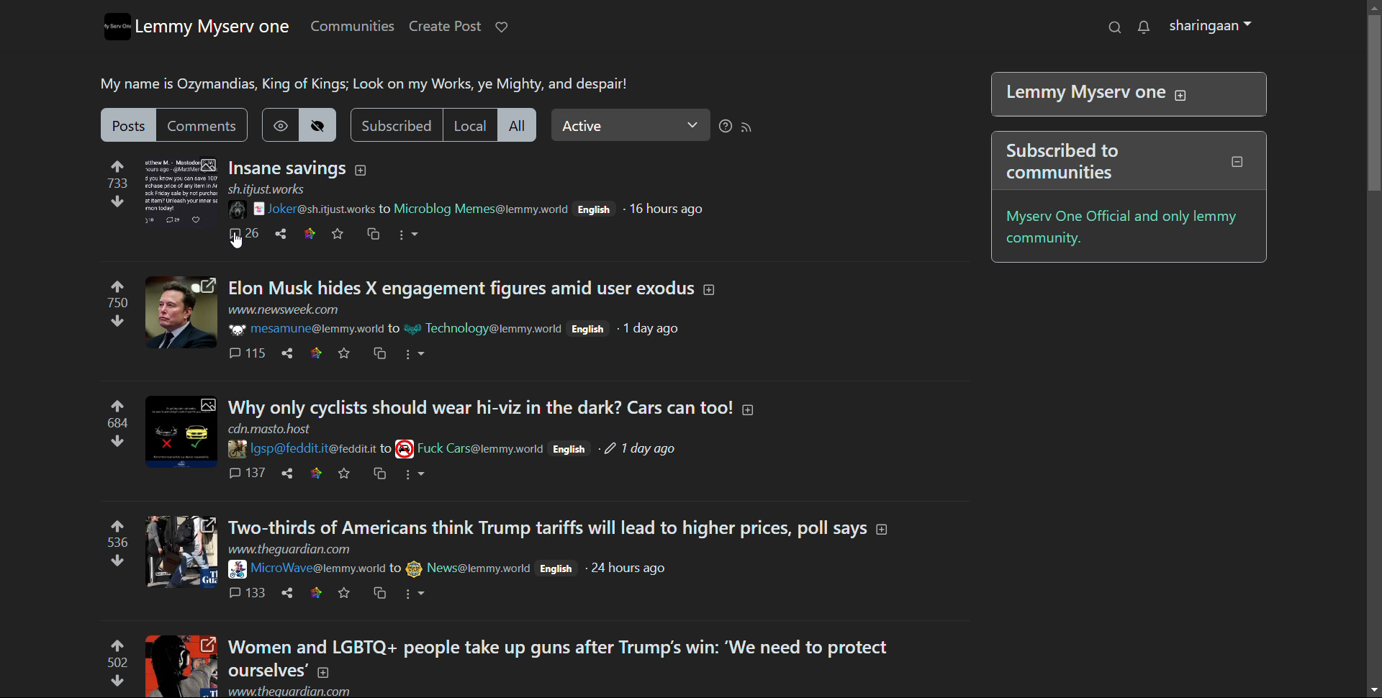 The image size is (1382, 698). Describe the element at coordinates (280, 235) in the screenshot. I see `share` at that location.